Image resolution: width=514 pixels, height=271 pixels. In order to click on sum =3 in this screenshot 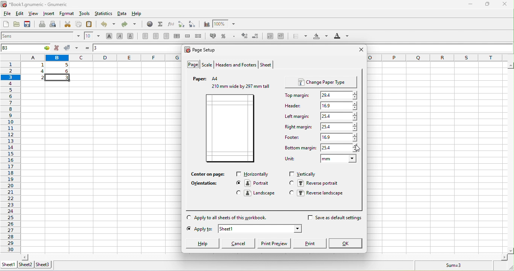, I will do `click(450, 265)`.